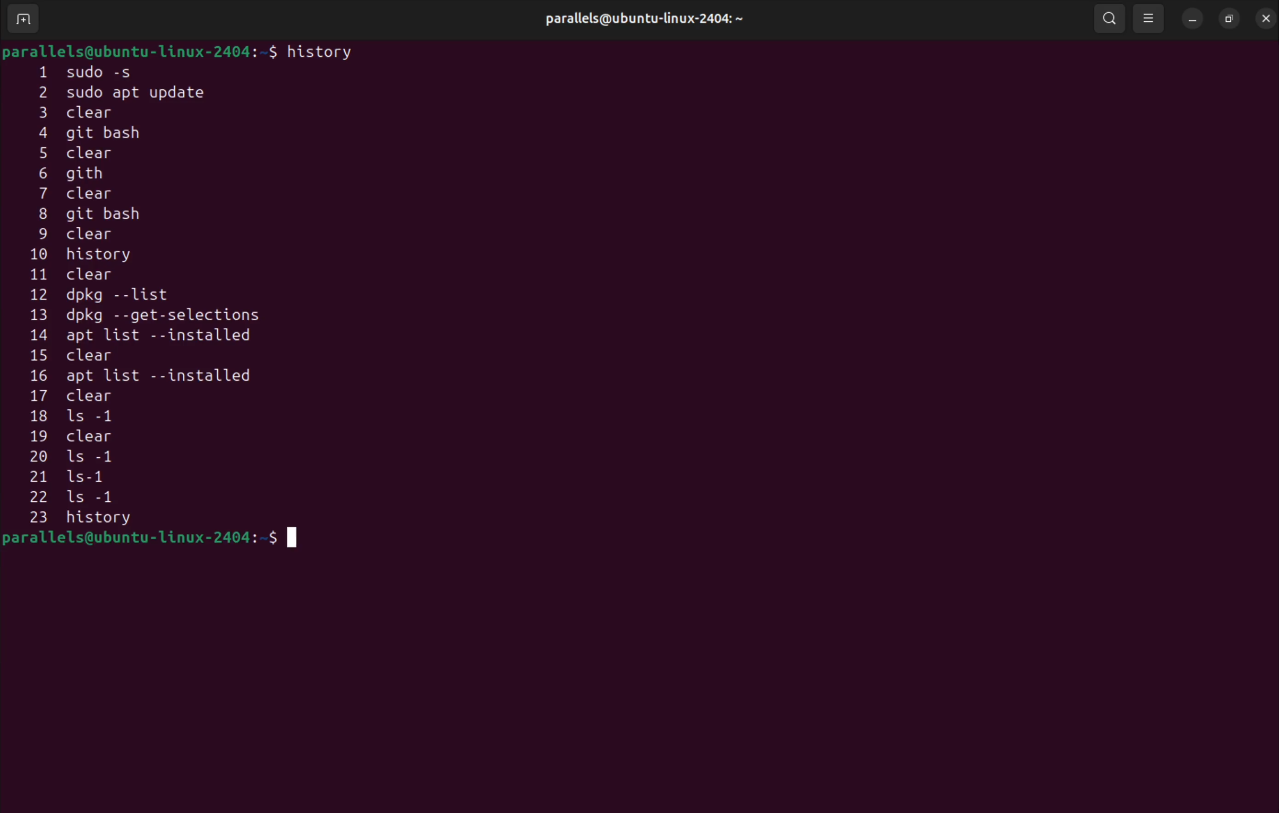 This screenshot has width=1279, height=813. Describe the element at coordinates (116, 216) in the screenshot. I see `8 git bash` at that location.